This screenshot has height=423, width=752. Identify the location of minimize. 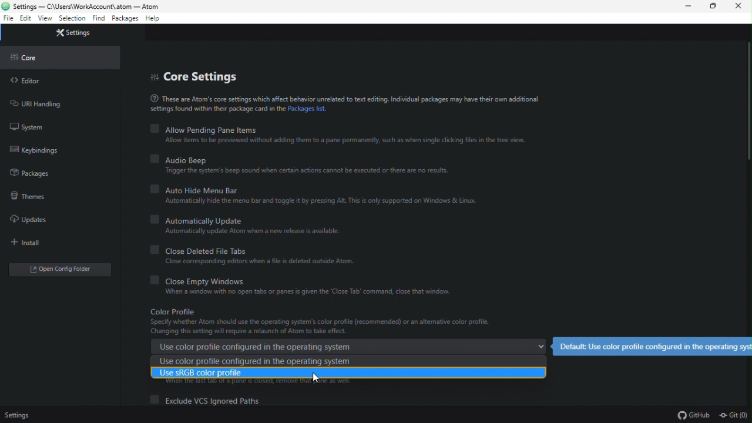
(688, 8).